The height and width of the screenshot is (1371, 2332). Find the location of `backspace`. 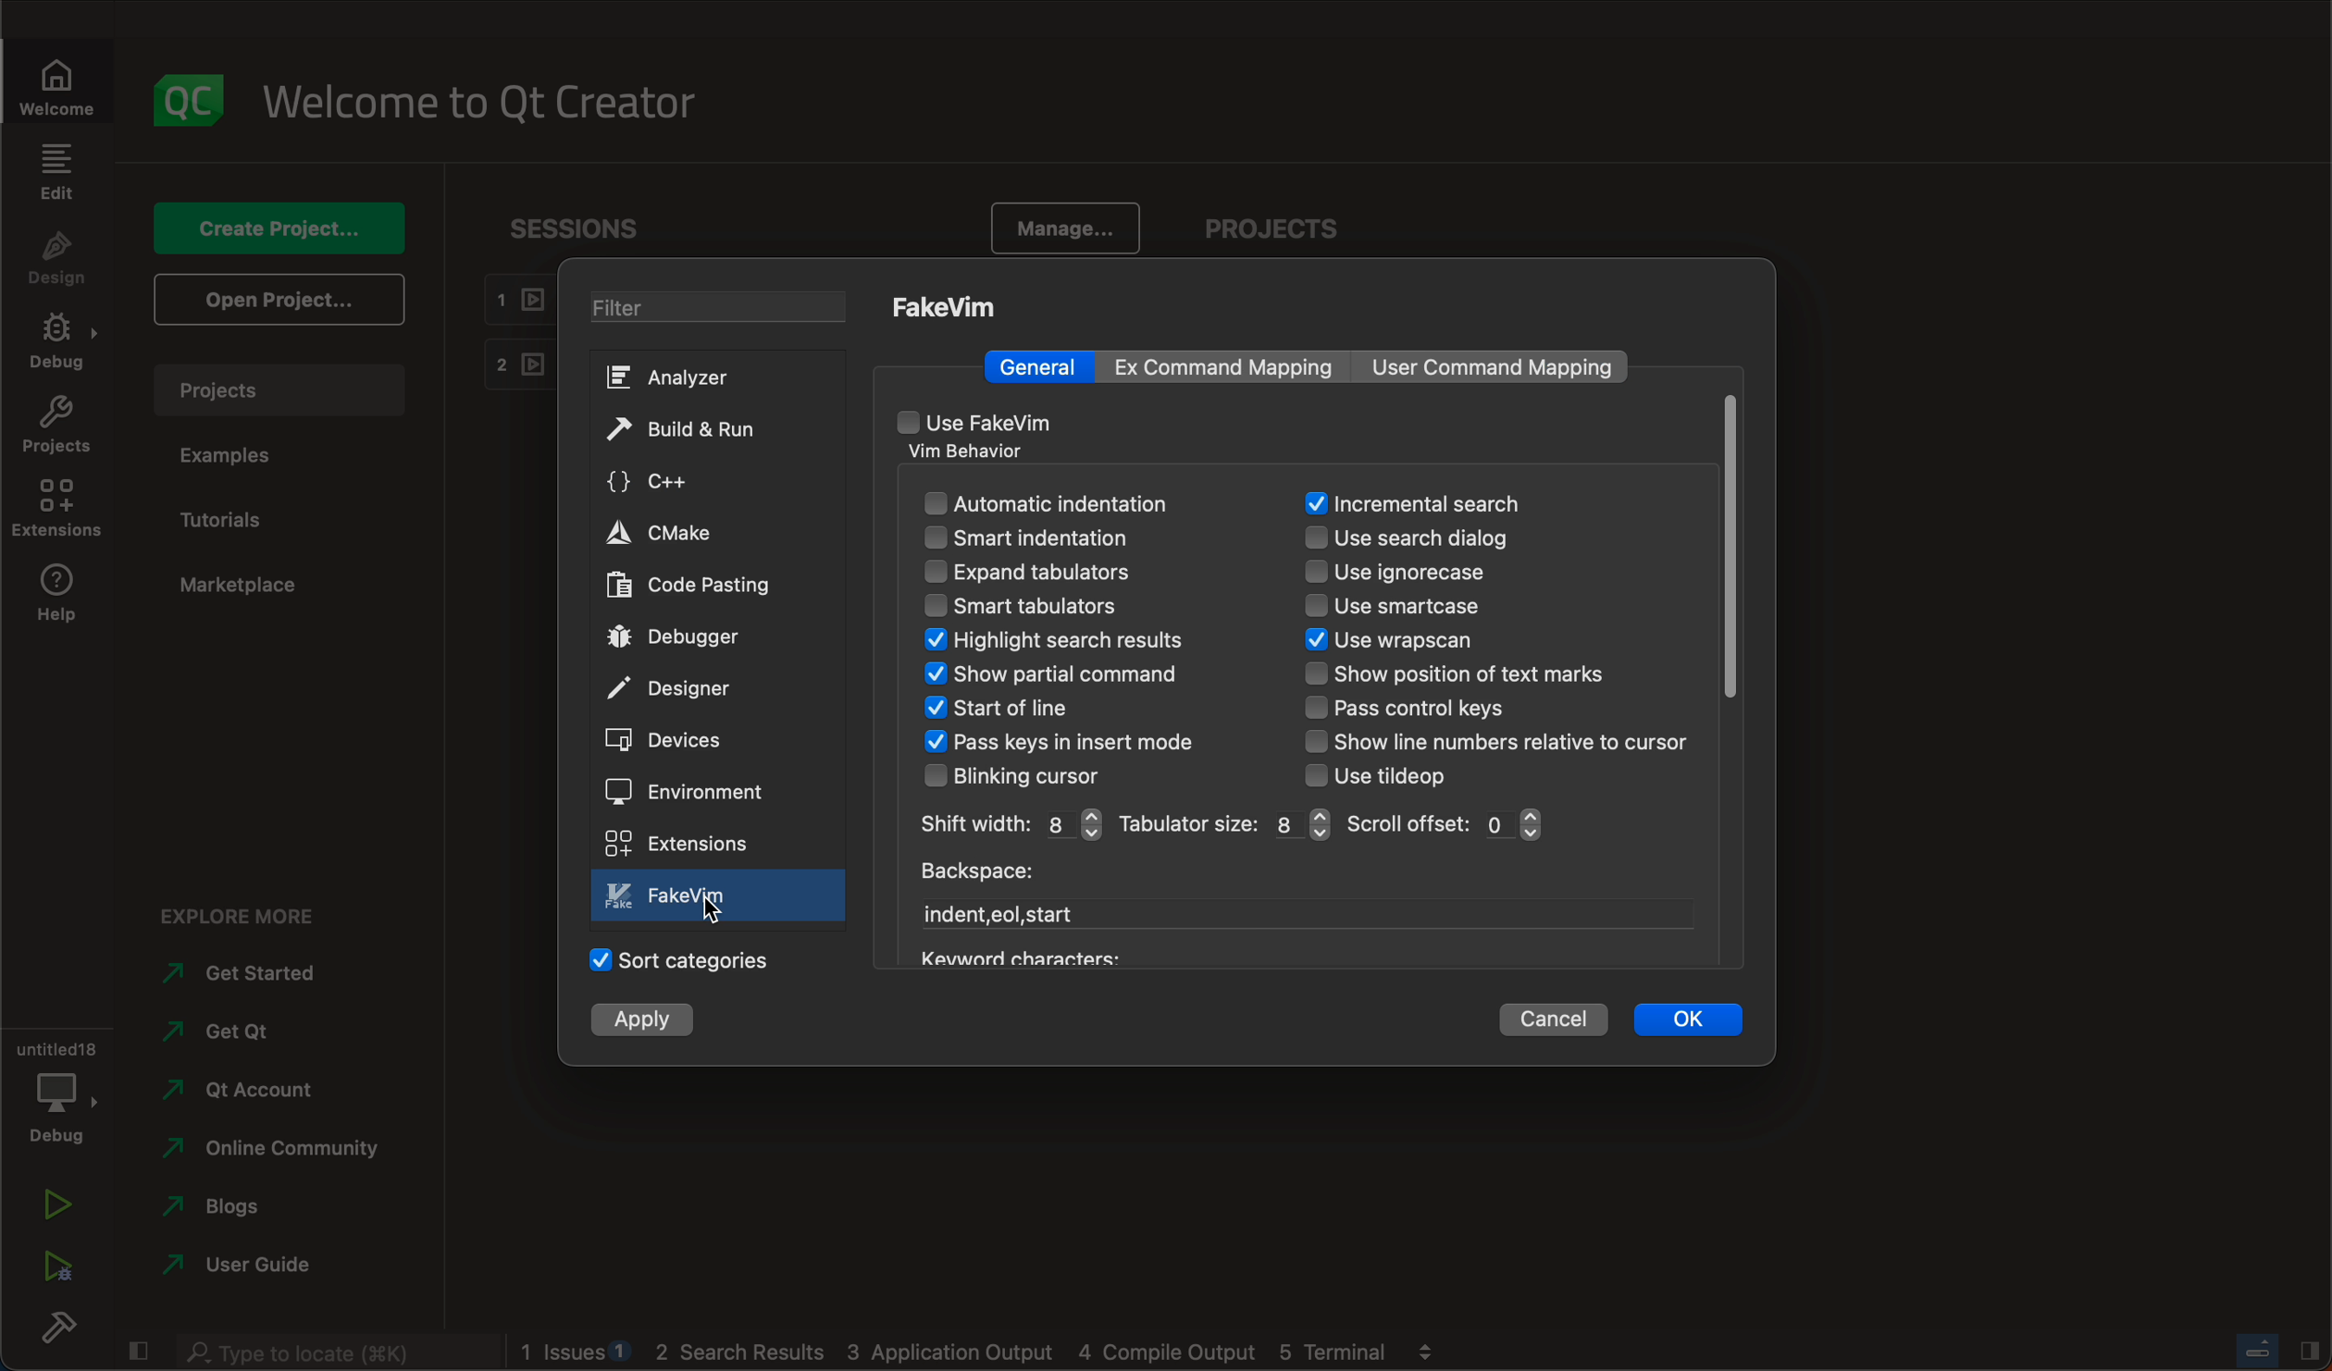

backspace is located at coordinates (974, 876).